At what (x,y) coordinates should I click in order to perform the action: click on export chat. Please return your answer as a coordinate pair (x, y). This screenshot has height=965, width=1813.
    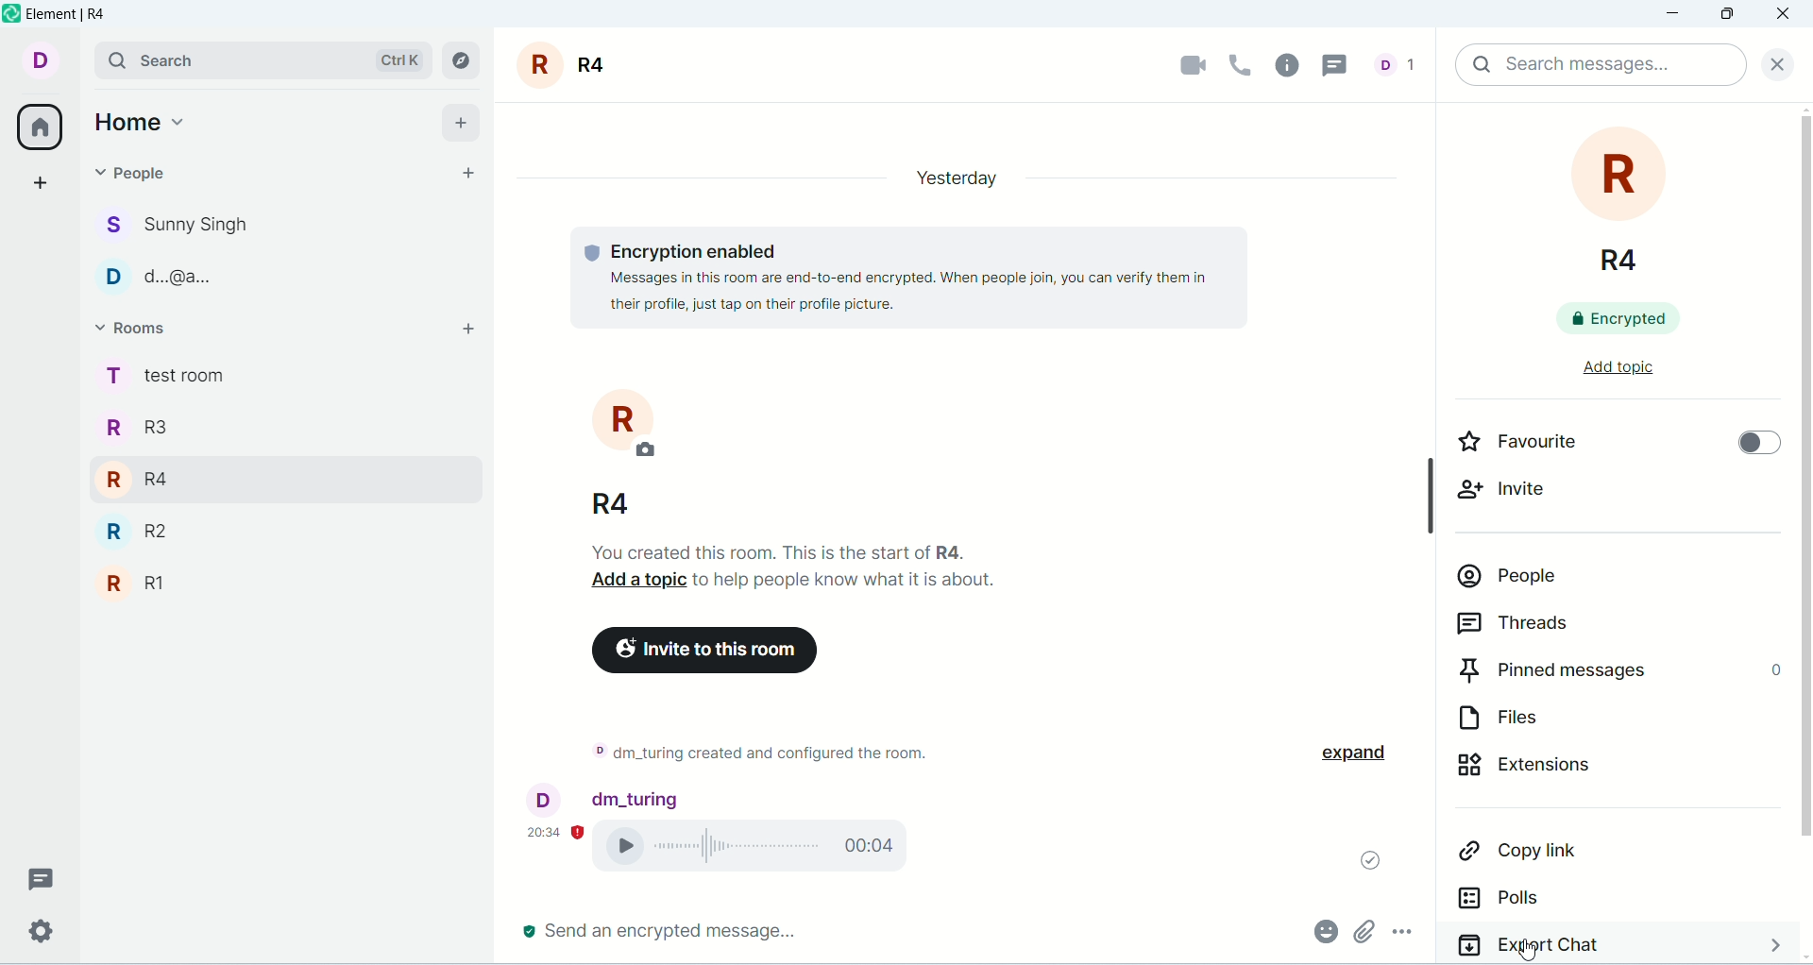
    Looking at the image, I should click on (1616, 944).